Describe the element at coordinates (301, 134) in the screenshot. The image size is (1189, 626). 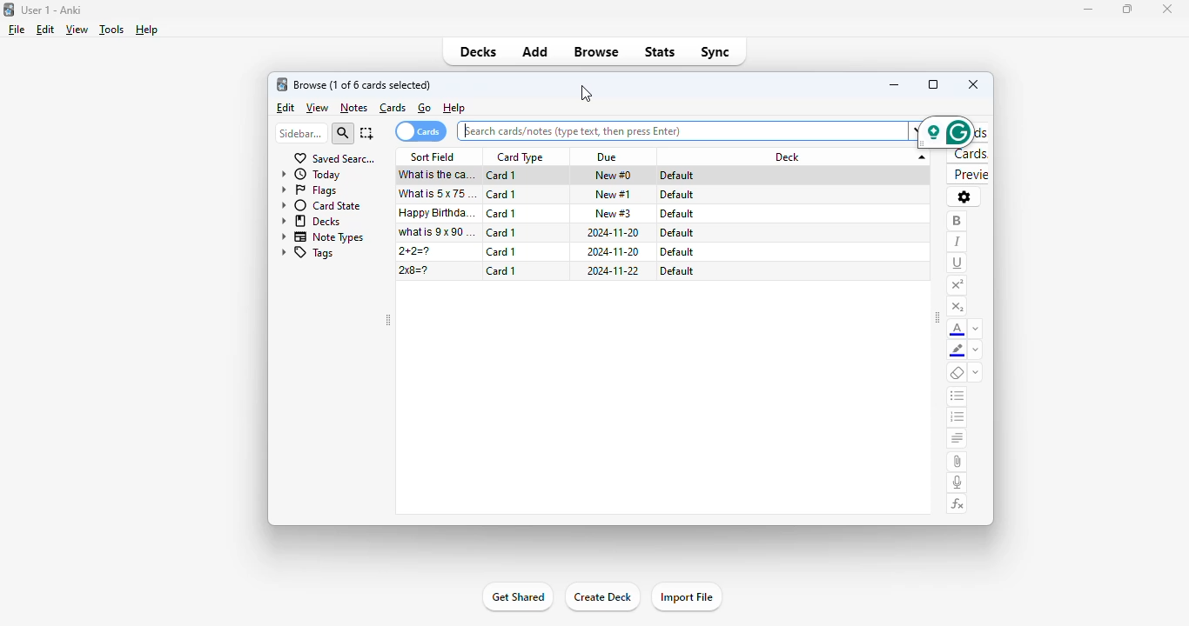
I see `sidebar filter` at that location.